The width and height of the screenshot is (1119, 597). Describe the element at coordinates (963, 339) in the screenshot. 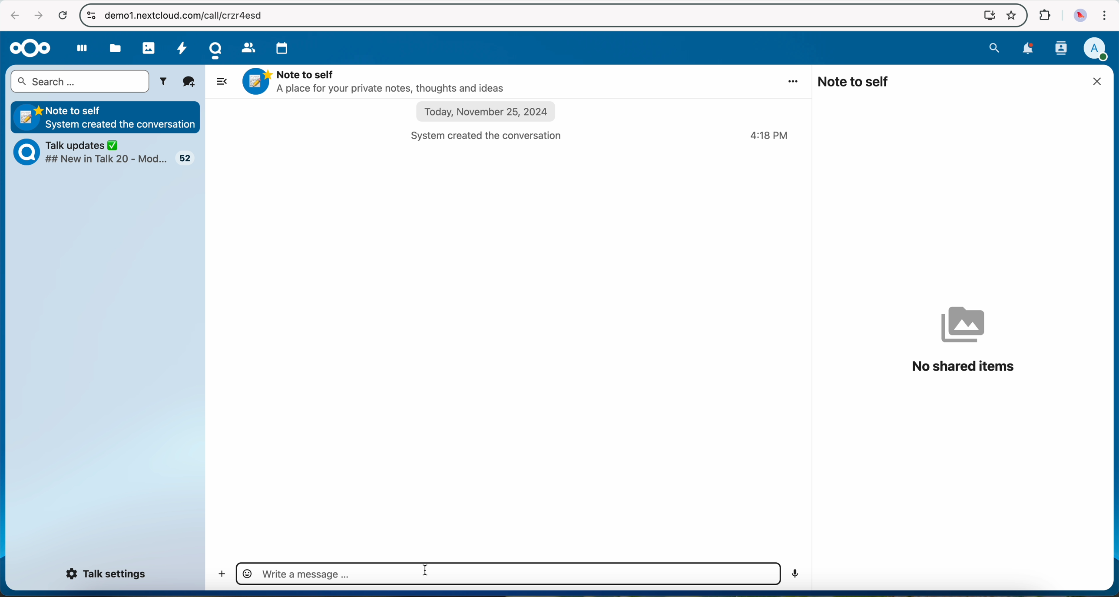

I see `no shared items` at that location.